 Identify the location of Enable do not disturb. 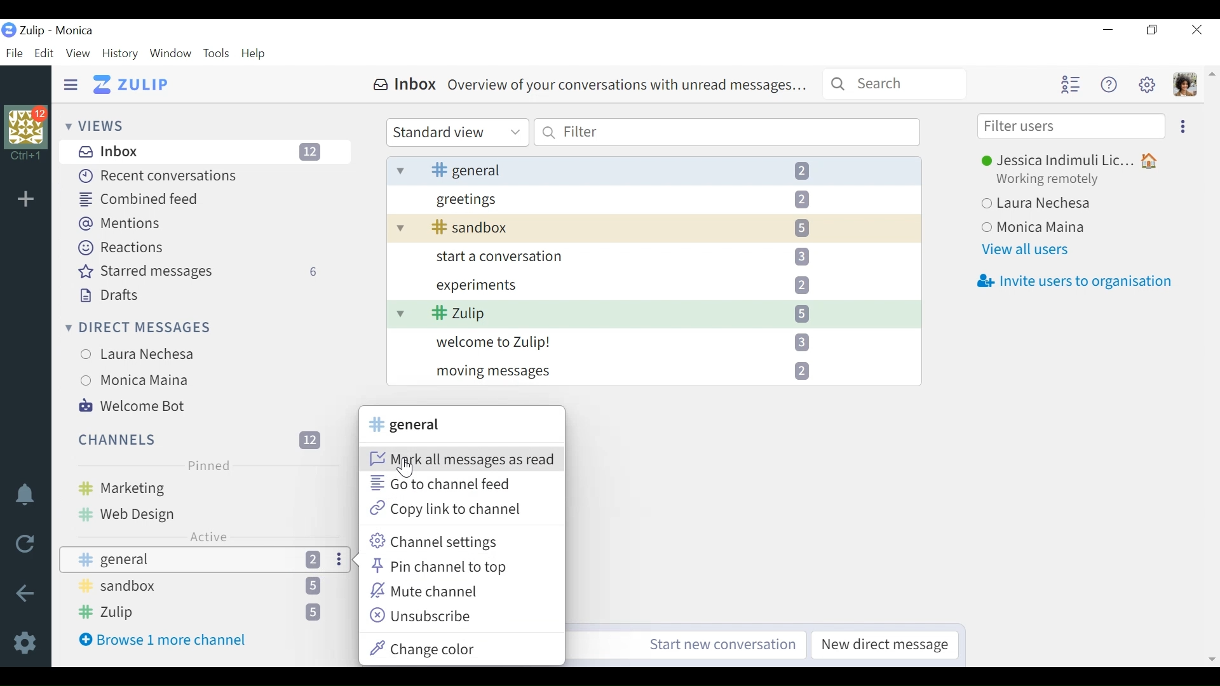
(28, 497).